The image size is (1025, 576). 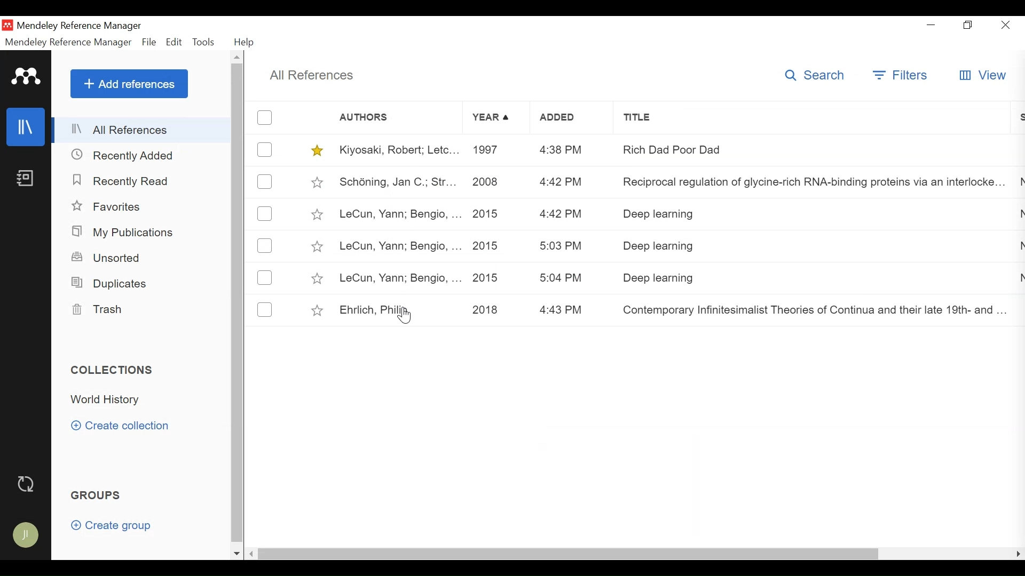 What do you see at coordinates (315, 150) in the screenshot?
I see `(un)select favorite` at bounding box center [315, 150].